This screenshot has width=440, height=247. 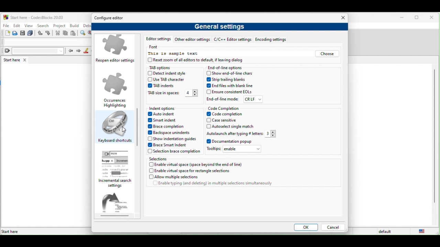 I want to click on search, so click(x=43, y=25).